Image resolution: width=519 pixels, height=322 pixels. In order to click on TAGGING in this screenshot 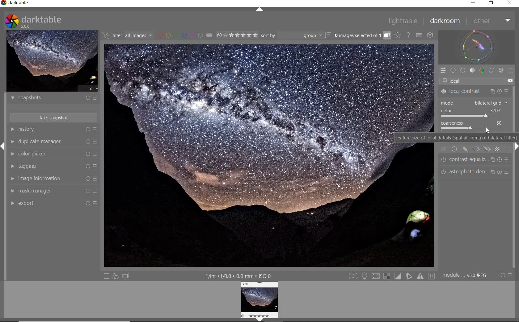, I will do `click(11, 166)`.